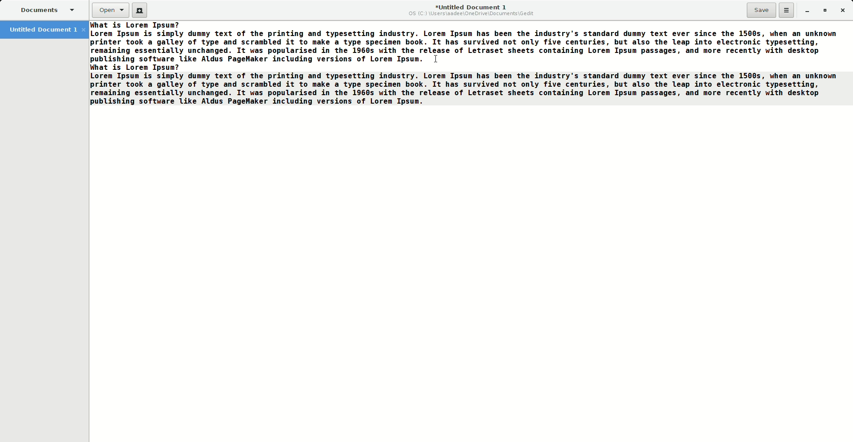 The image size is (853, 442). I want to click on Close, so click(843, 9).